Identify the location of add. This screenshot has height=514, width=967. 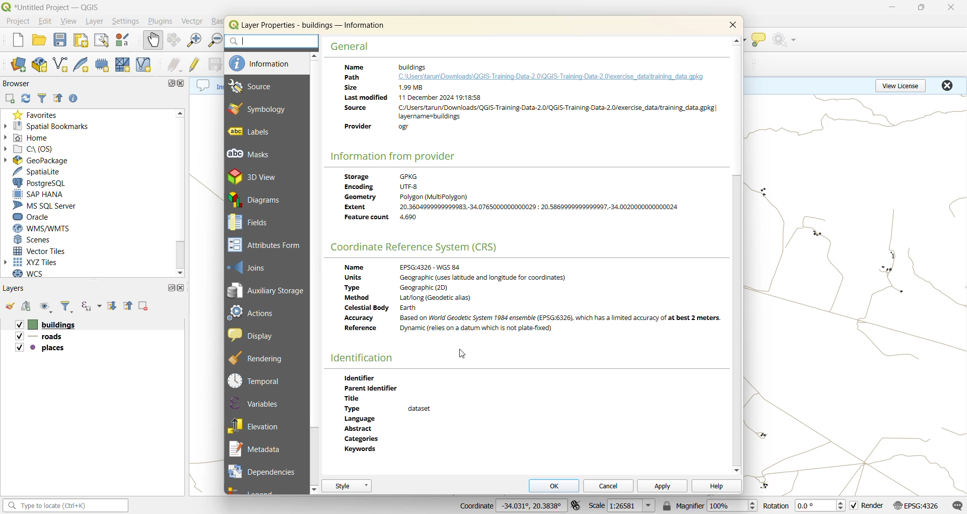
(25, 306).